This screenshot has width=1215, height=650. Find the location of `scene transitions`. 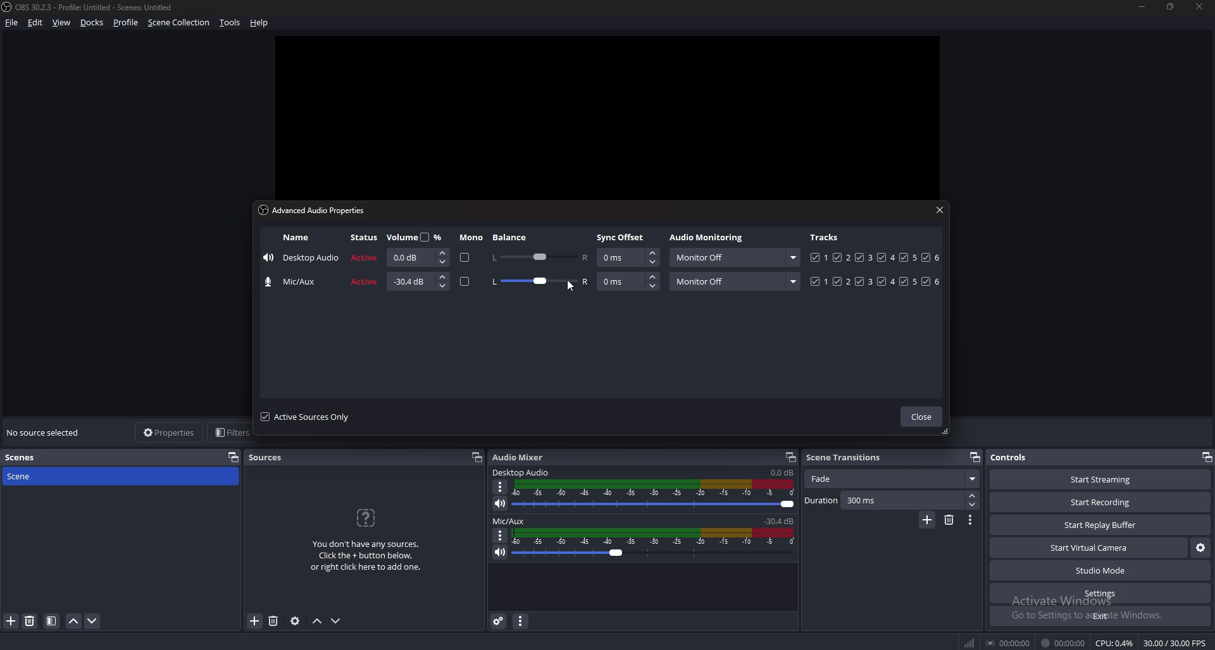

scene transitions is located at coordinates (847, 458).